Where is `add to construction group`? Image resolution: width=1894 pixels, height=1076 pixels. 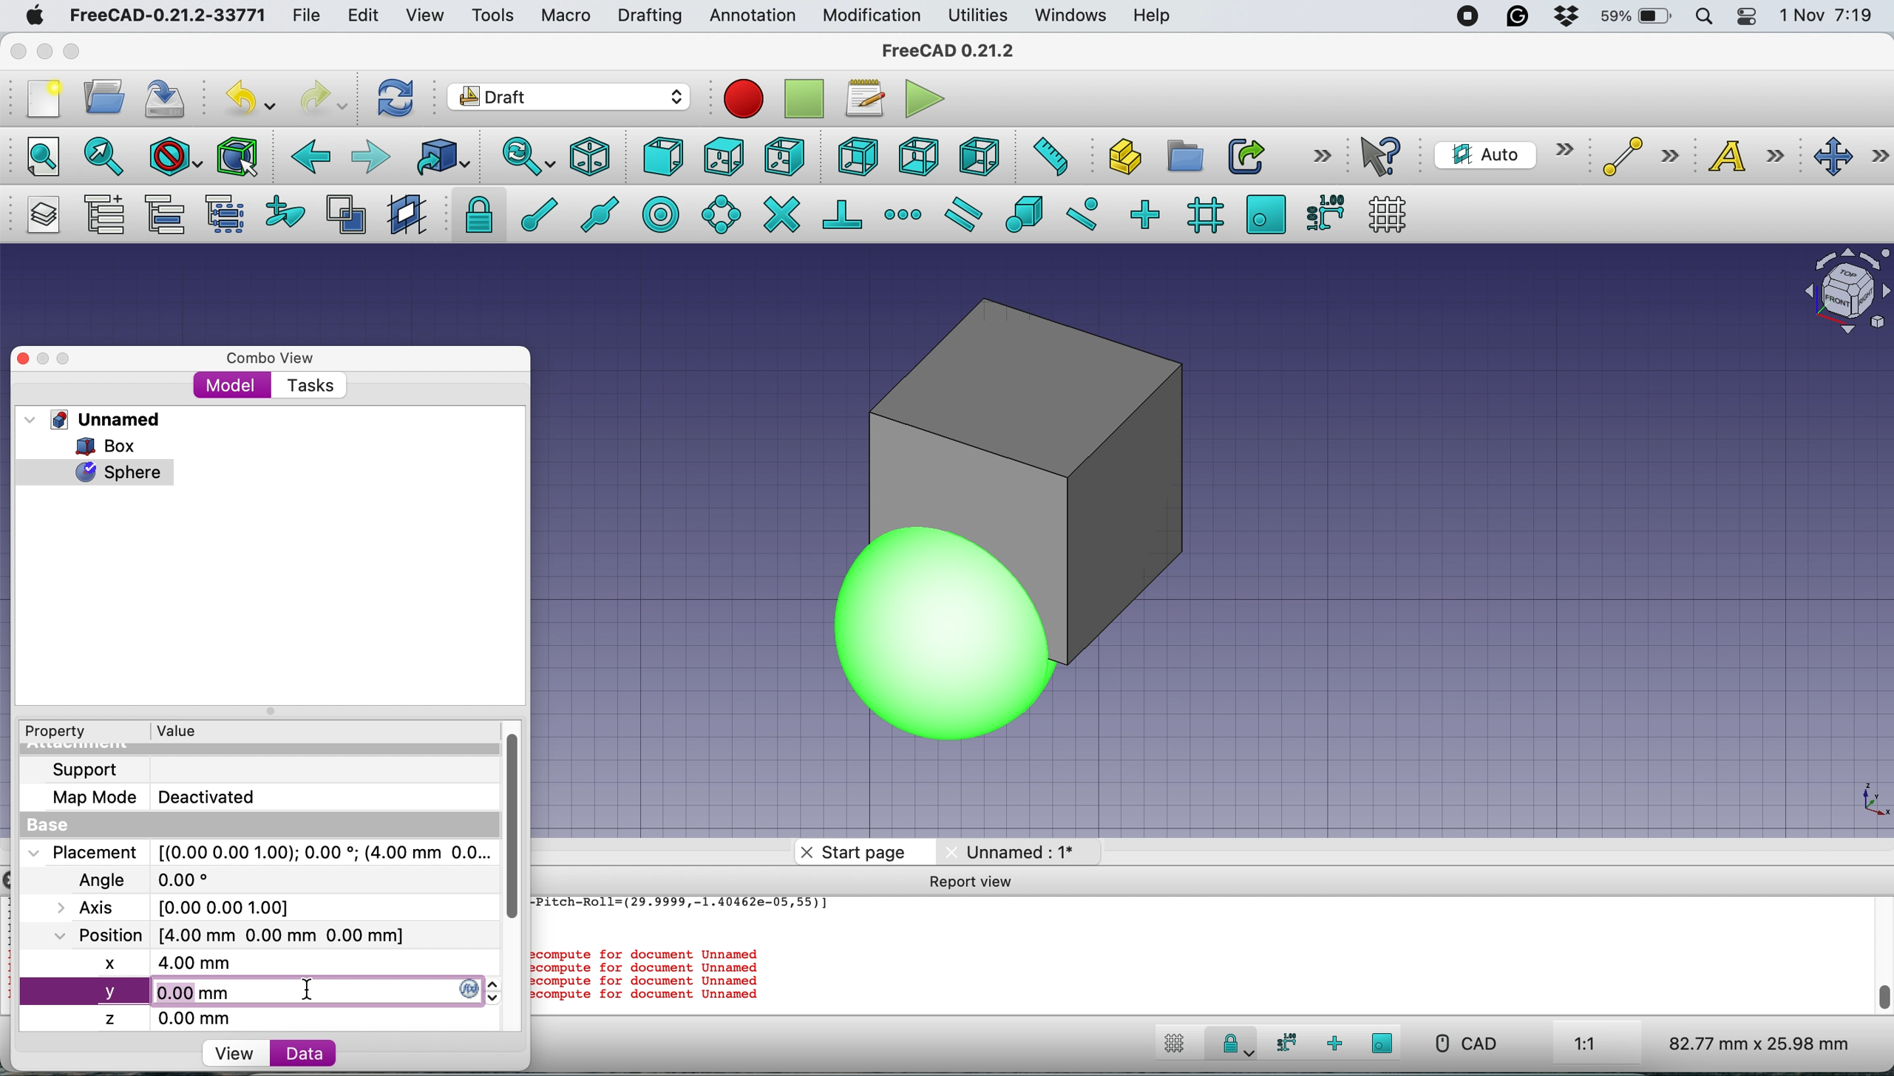 add to construction group is located at coordinates (288, 213).